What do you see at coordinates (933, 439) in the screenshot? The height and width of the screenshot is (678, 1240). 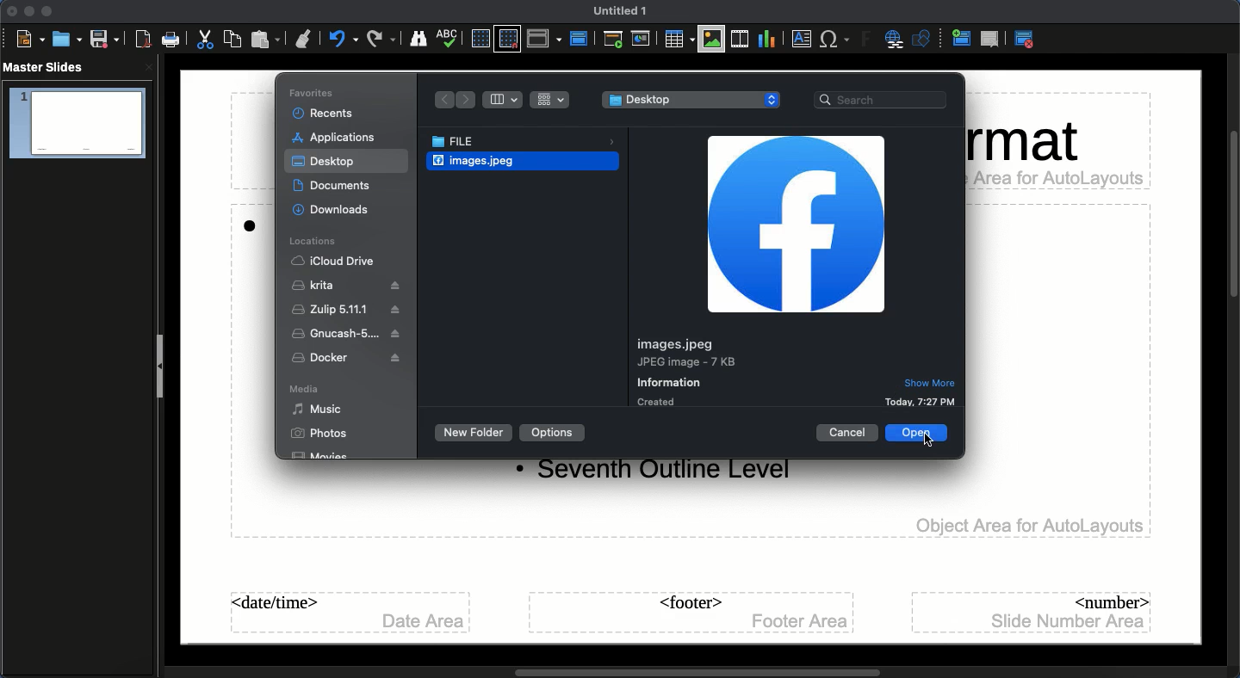 I see `cursor` at bounding box center [933, 439].